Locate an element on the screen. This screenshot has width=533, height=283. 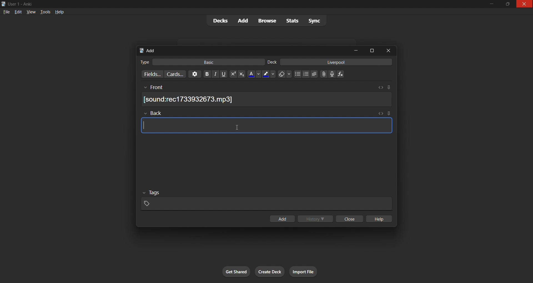
sync is located at coordinates (315, 21).